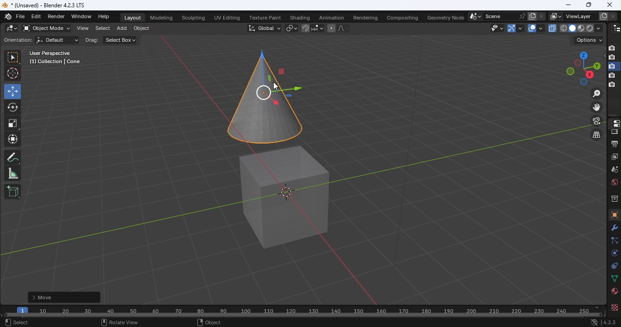  Describe the element at coordinates (577, 63) in the screenshot. I see `Rotate the view` at that location.